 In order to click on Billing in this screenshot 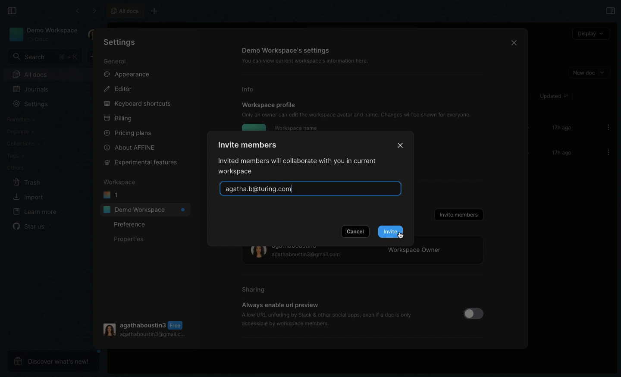, I will do `click(117, 119)`.